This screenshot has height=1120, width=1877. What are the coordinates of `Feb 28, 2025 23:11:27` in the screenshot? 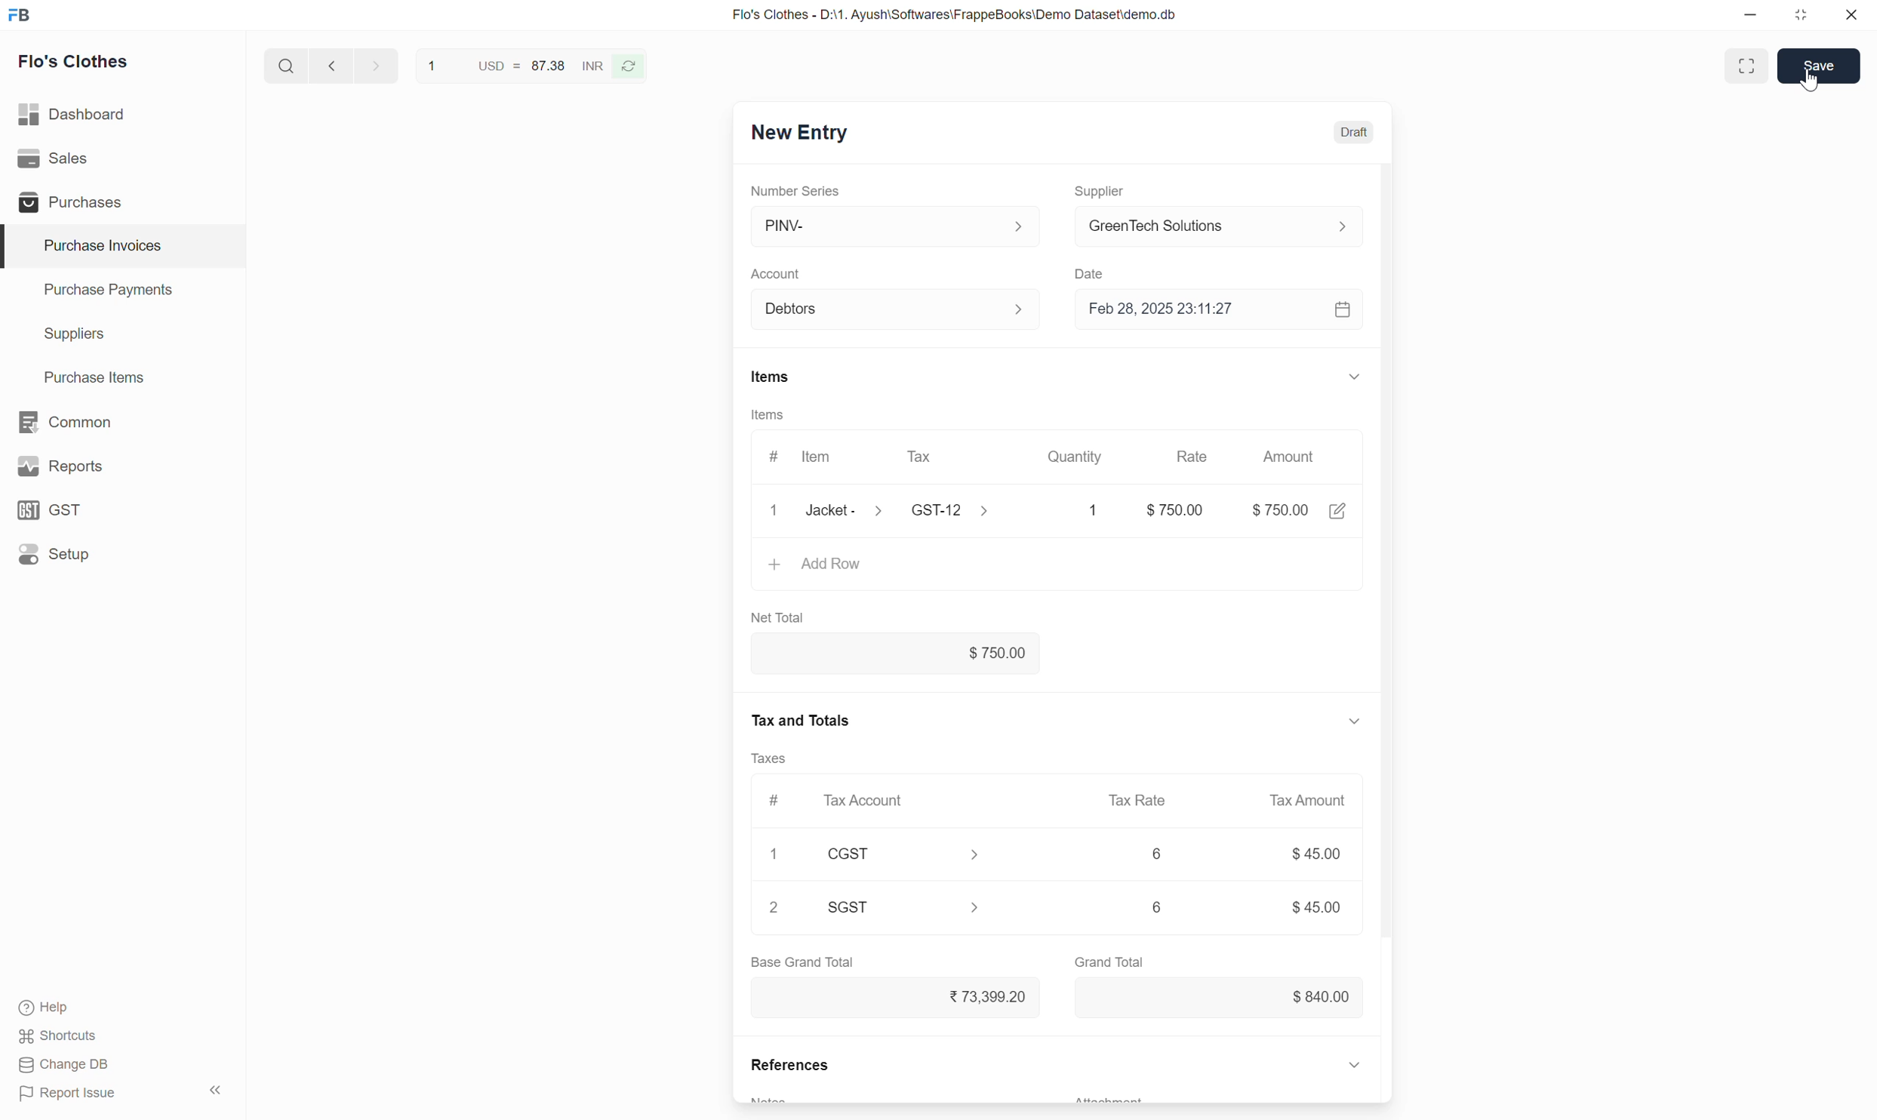 It's located at (1203, 309).